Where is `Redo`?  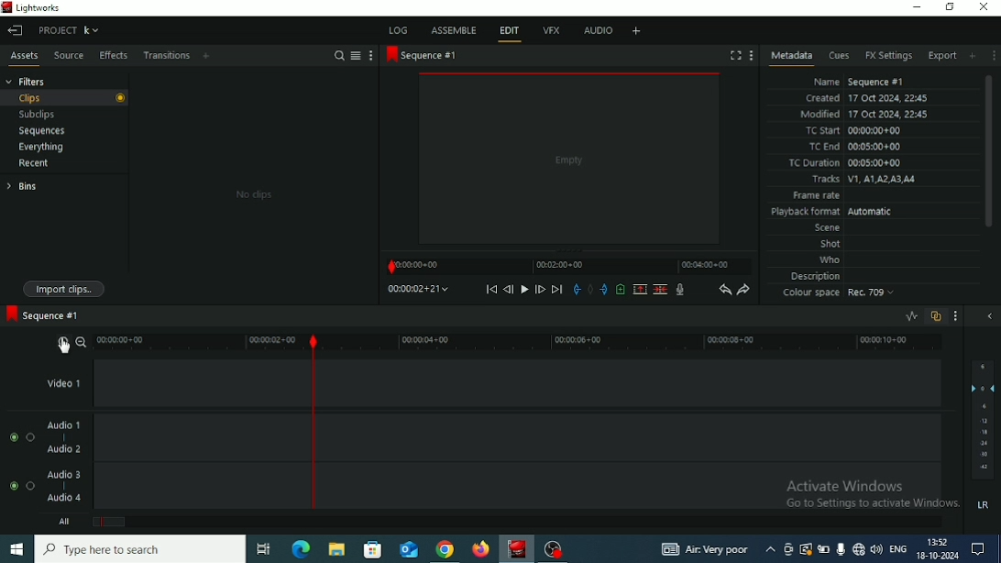
Redo is located at coordinates (743, 291).